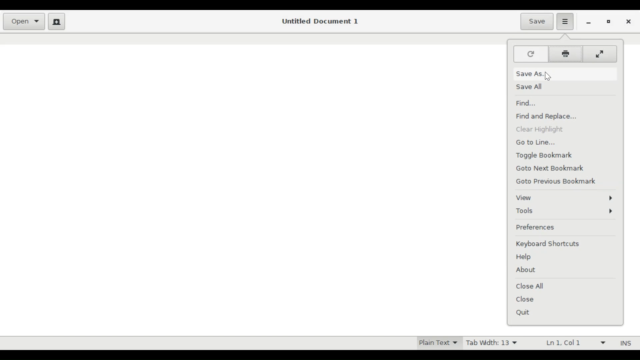 The height and width of the screenshot is (360, 640). Describe the element at coordinates (547, 154) in the screenshot. I see `Toggle Bookmark` at that location.